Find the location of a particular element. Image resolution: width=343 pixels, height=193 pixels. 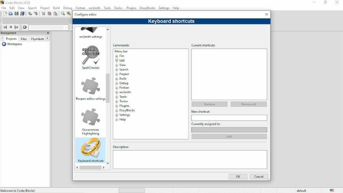

Drop down is located at coordinates (66, 28).